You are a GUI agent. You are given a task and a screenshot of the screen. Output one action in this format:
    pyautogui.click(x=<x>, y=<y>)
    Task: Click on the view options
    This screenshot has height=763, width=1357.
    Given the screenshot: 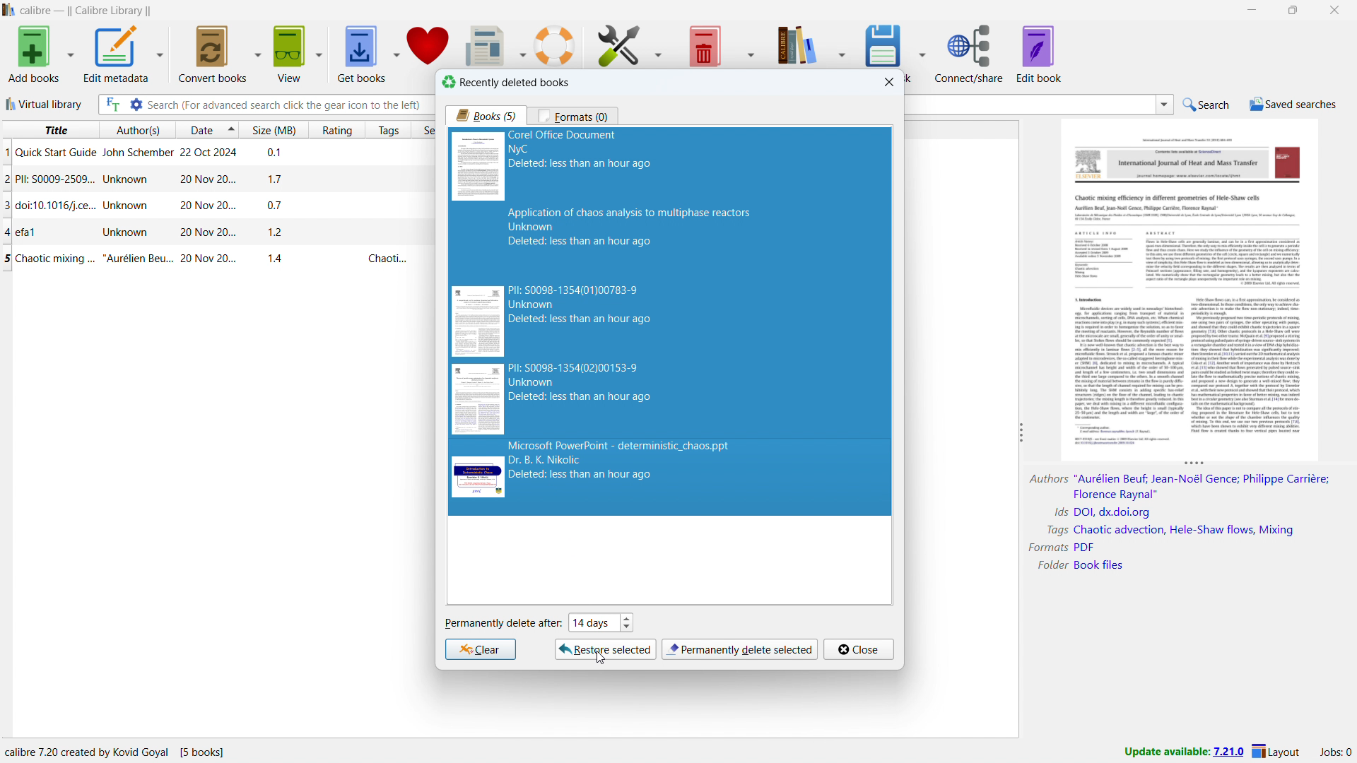 What is the action you would take?
    pyautogui.click(x=319, y=53)
    